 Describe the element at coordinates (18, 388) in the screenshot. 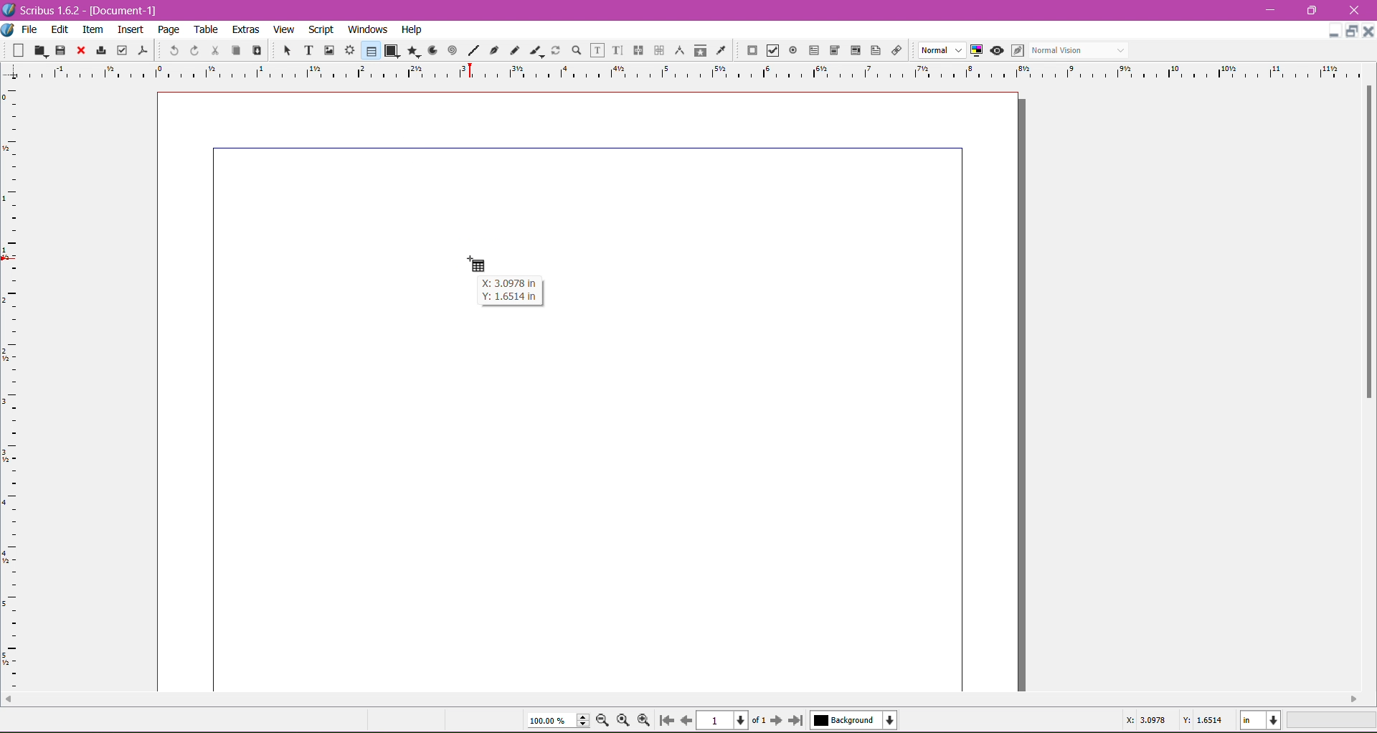

I see `Grid` at that location.